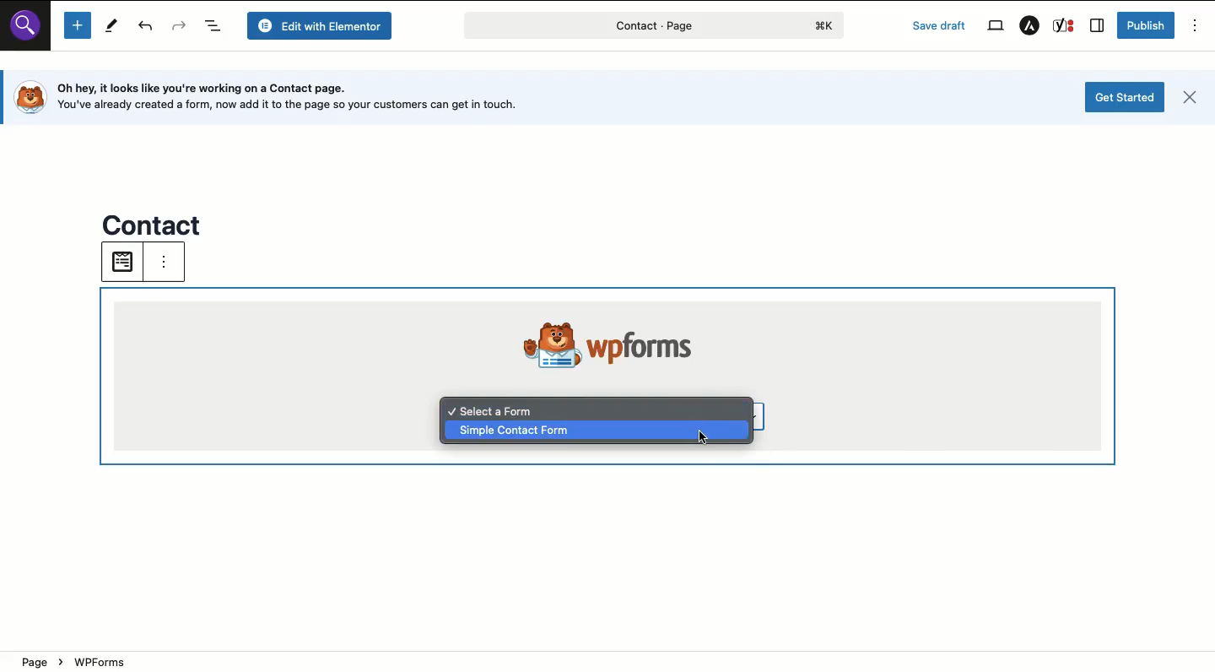 Image resolution: width=1215 pixels, height=672 pixels. I want to click on choose file, so click(121, 262).